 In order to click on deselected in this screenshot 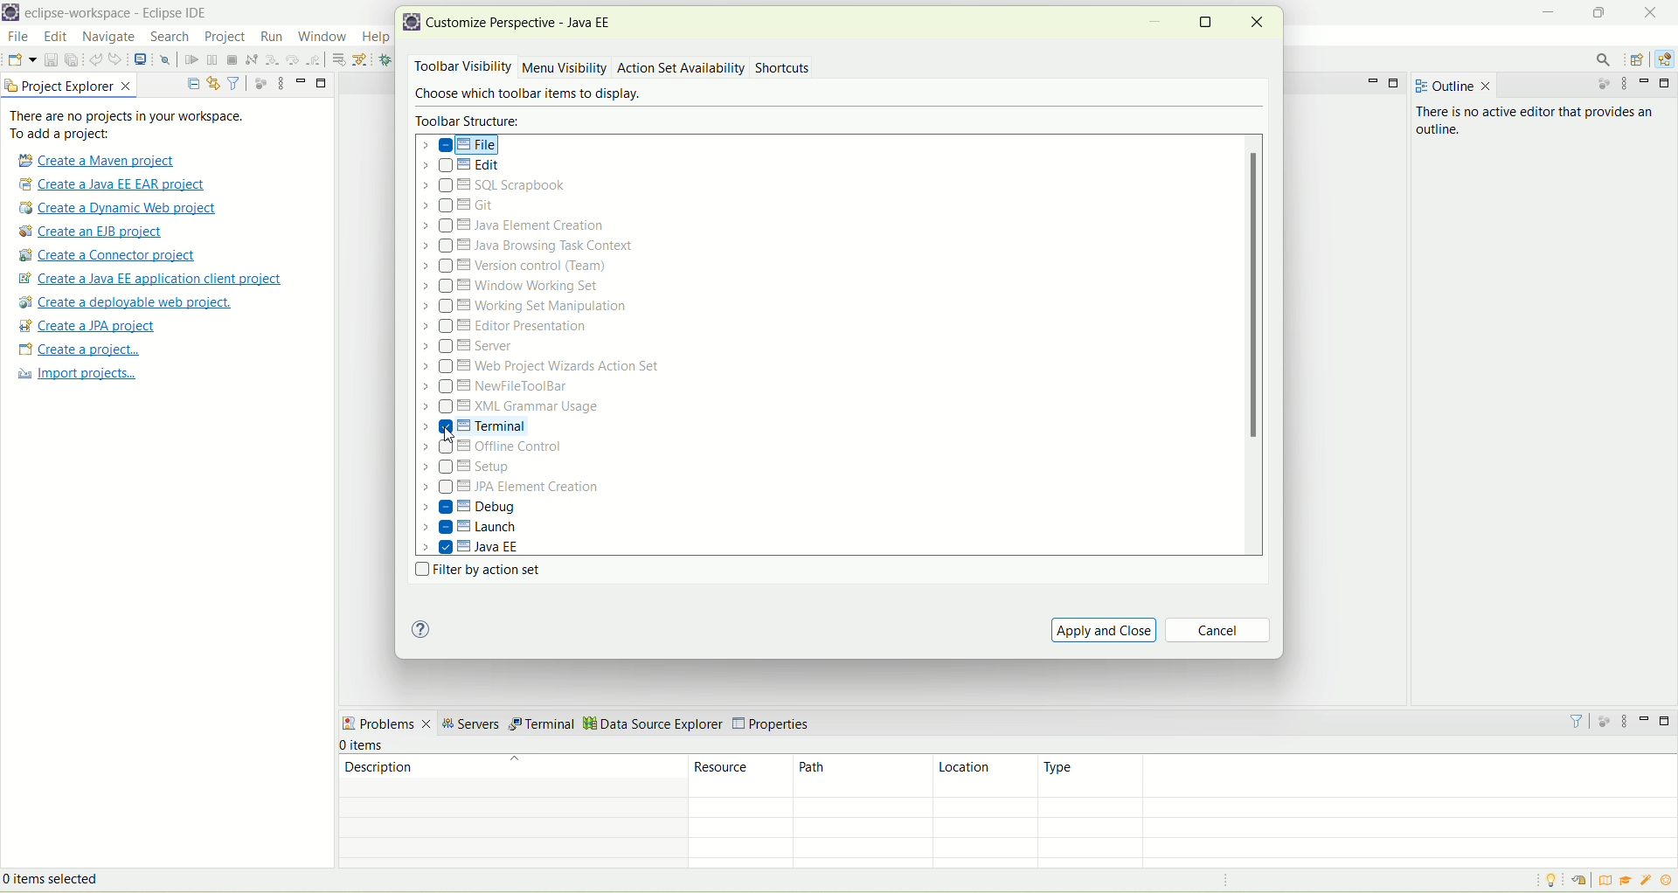, I will do `click(445, 168)`.